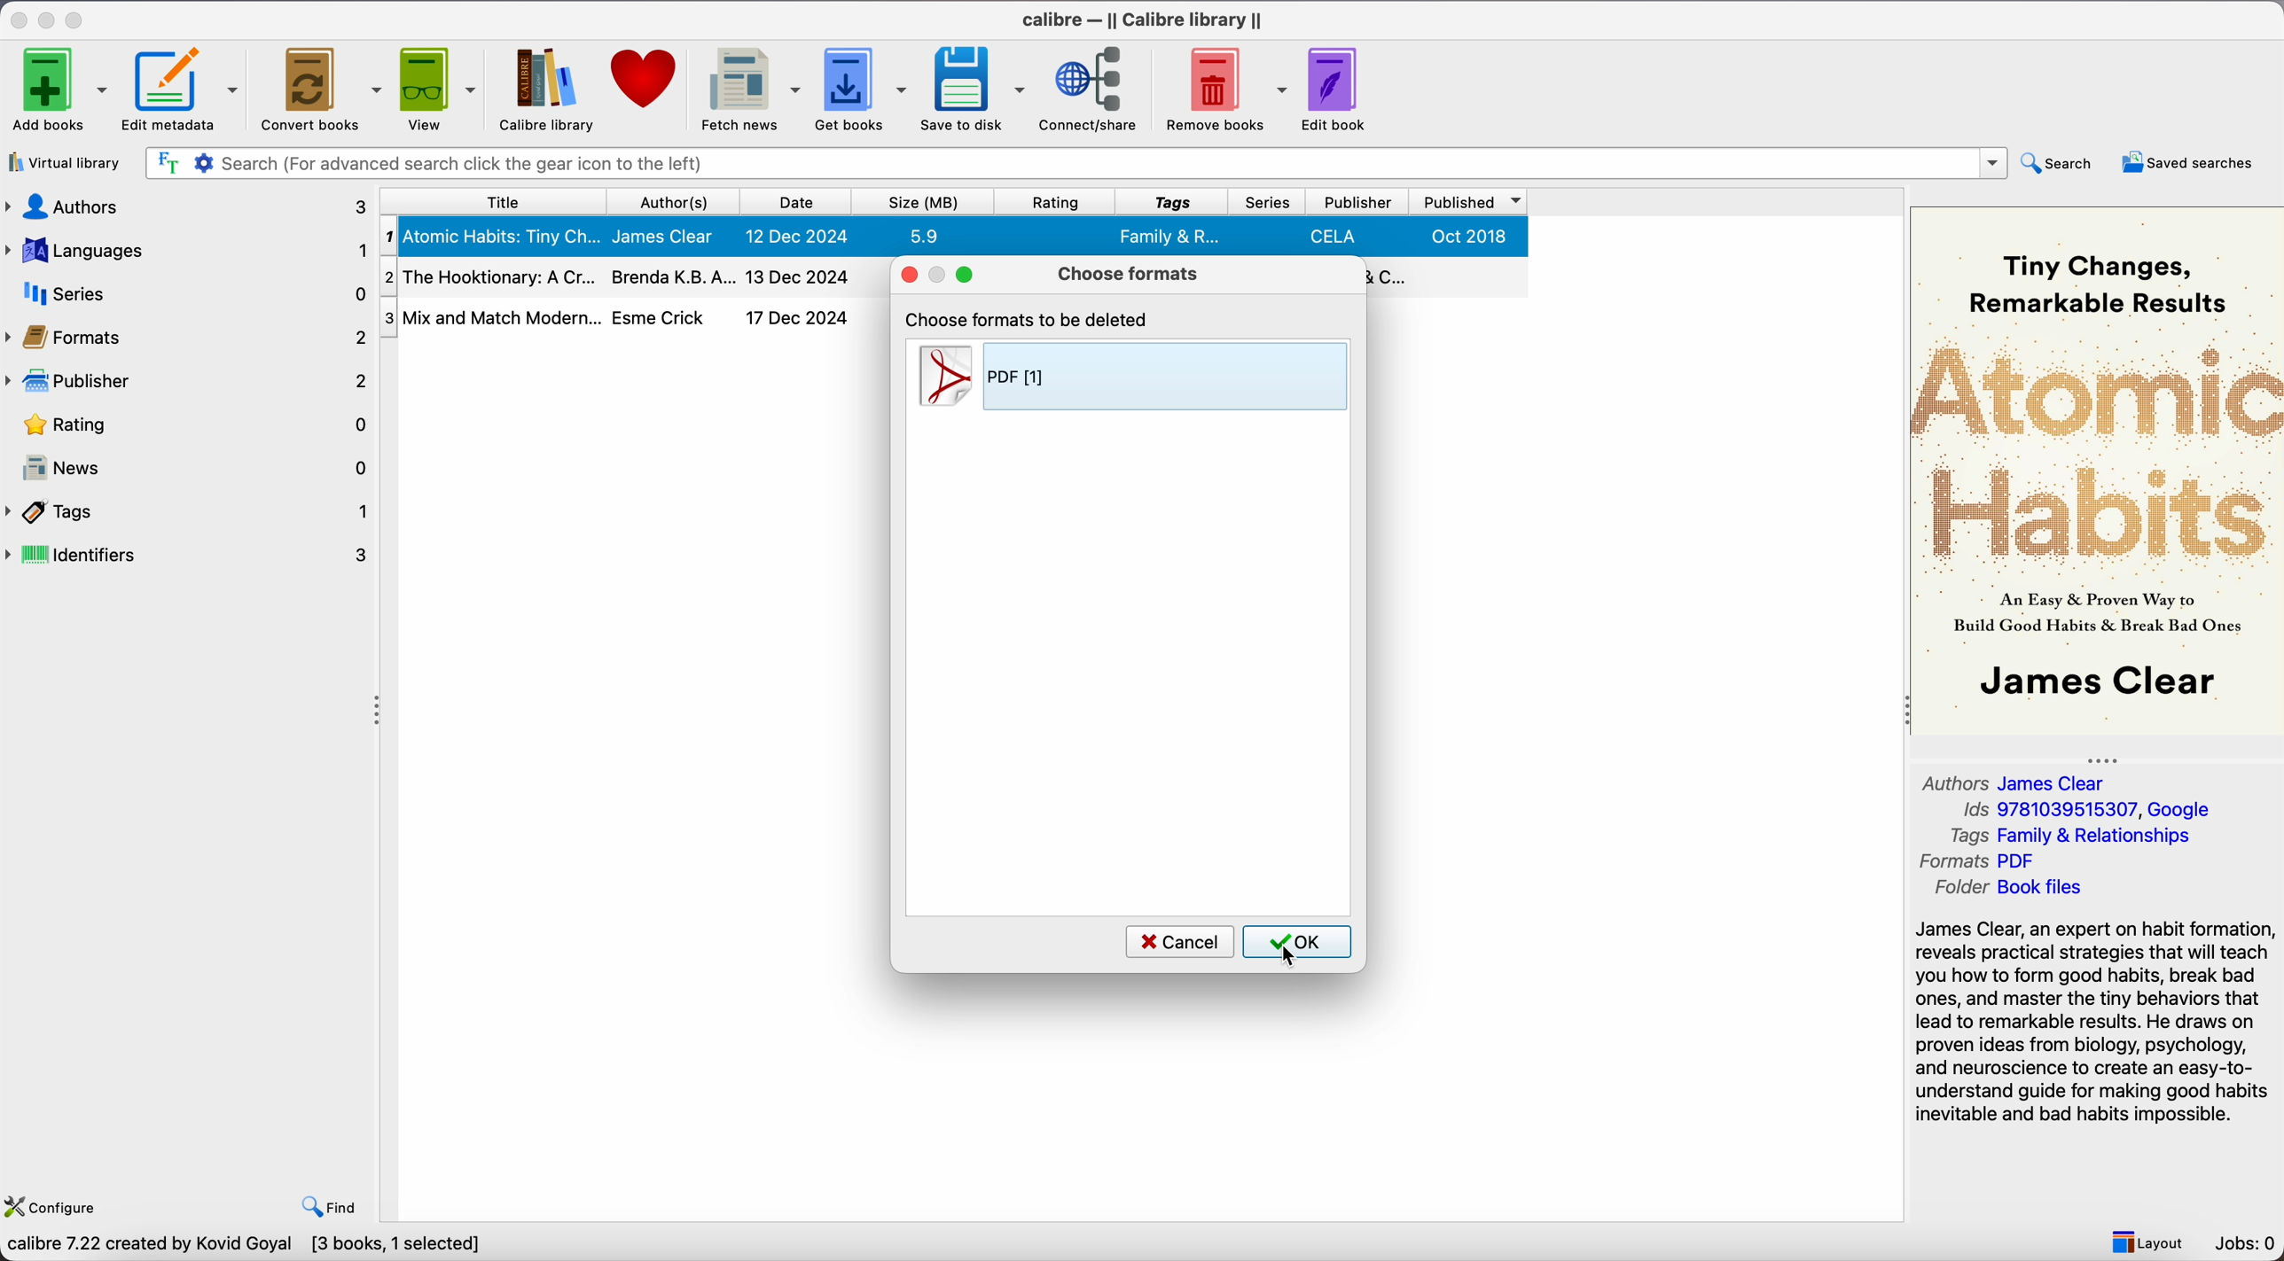 The image size is (2284, 1261). Describe the element at coordinates (1269, 201) in the screenshot. I see `series` at that location.